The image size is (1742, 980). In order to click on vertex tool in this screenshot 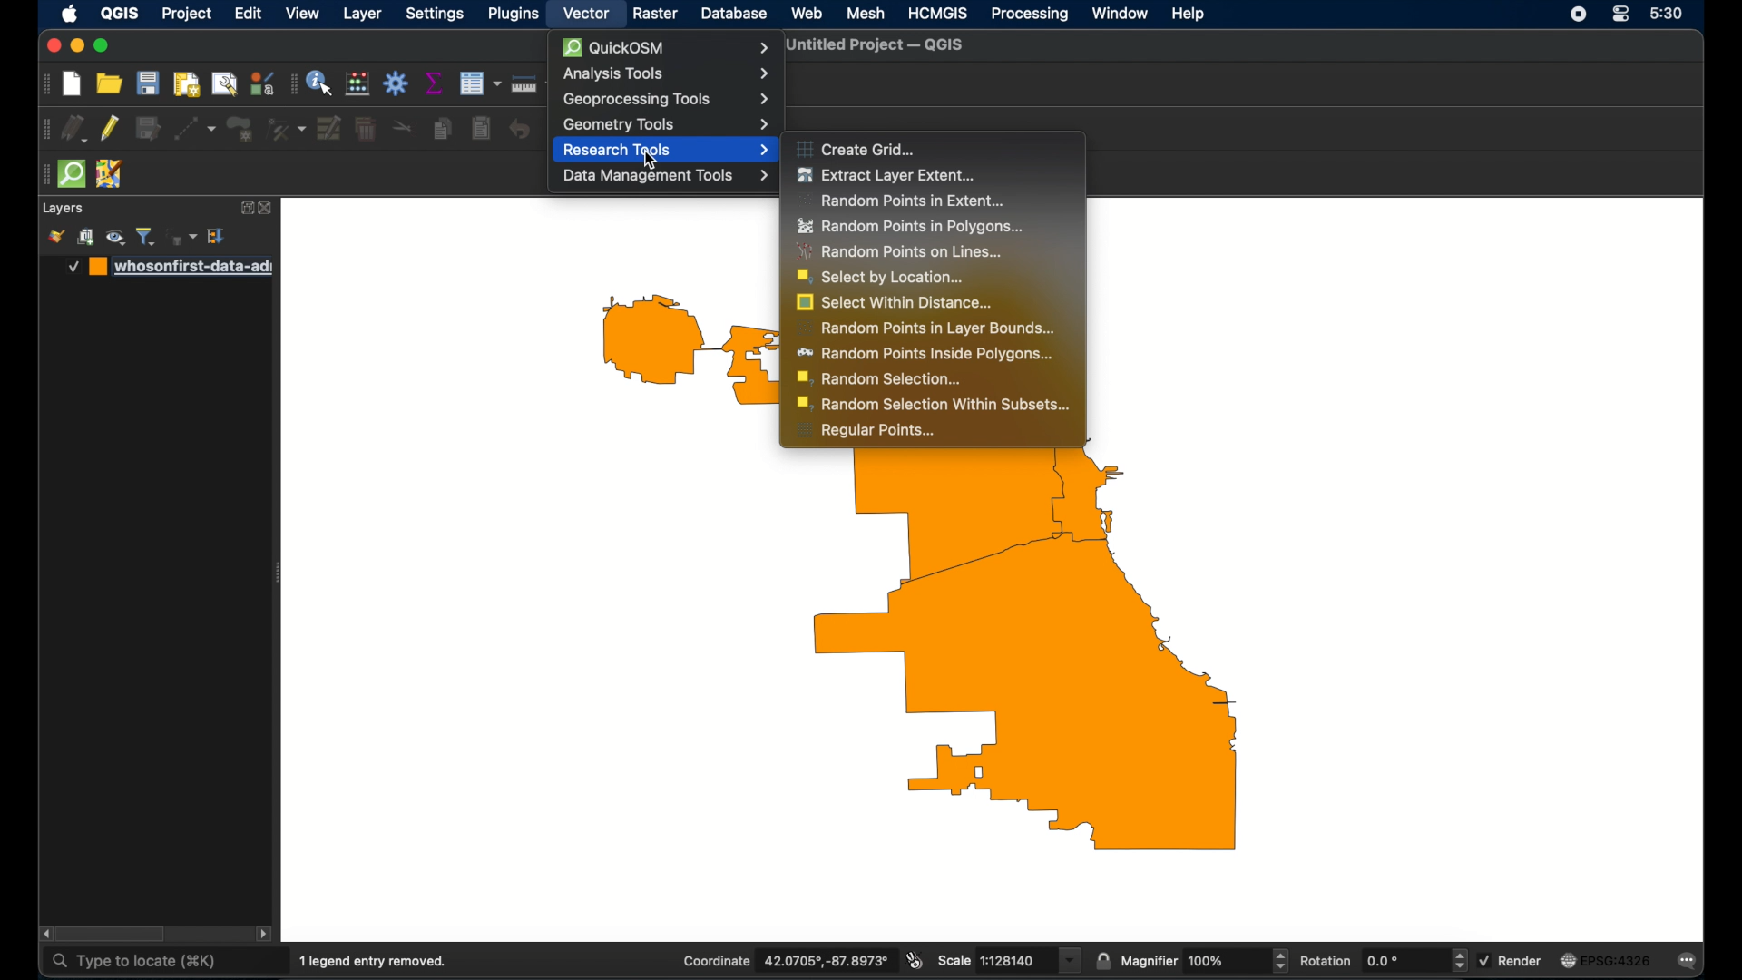, I will do `click(286, 127)`.